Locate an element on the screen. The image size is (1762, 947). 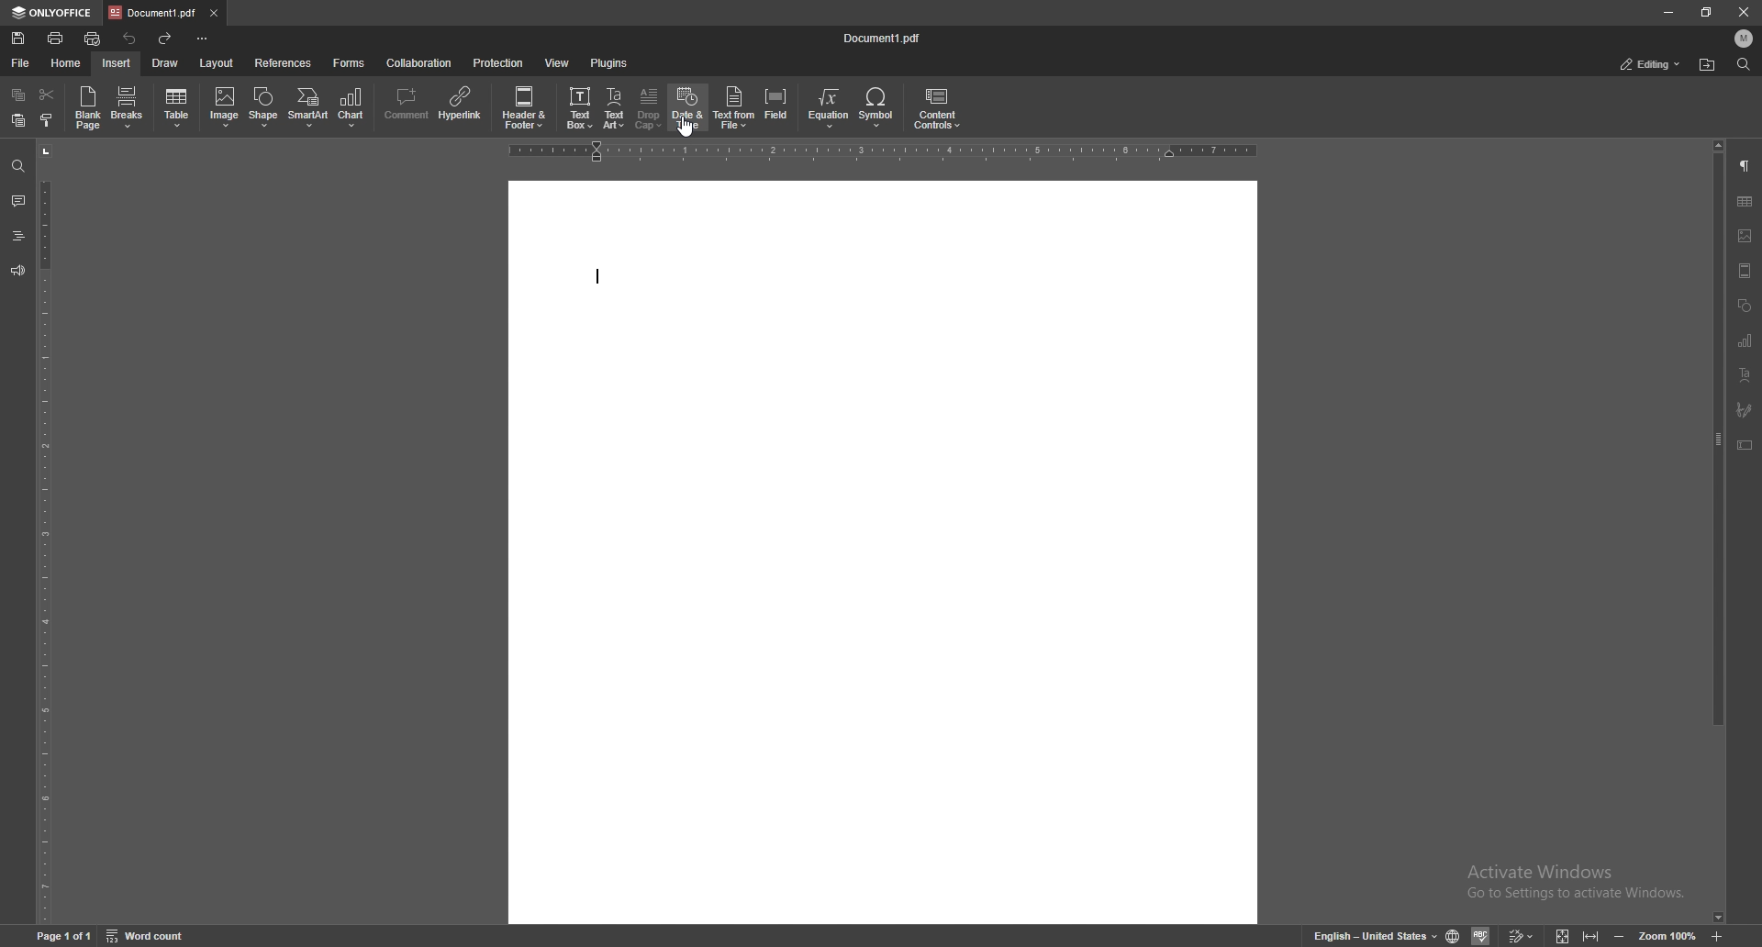
spell check is located at coordinates (1480, 934).